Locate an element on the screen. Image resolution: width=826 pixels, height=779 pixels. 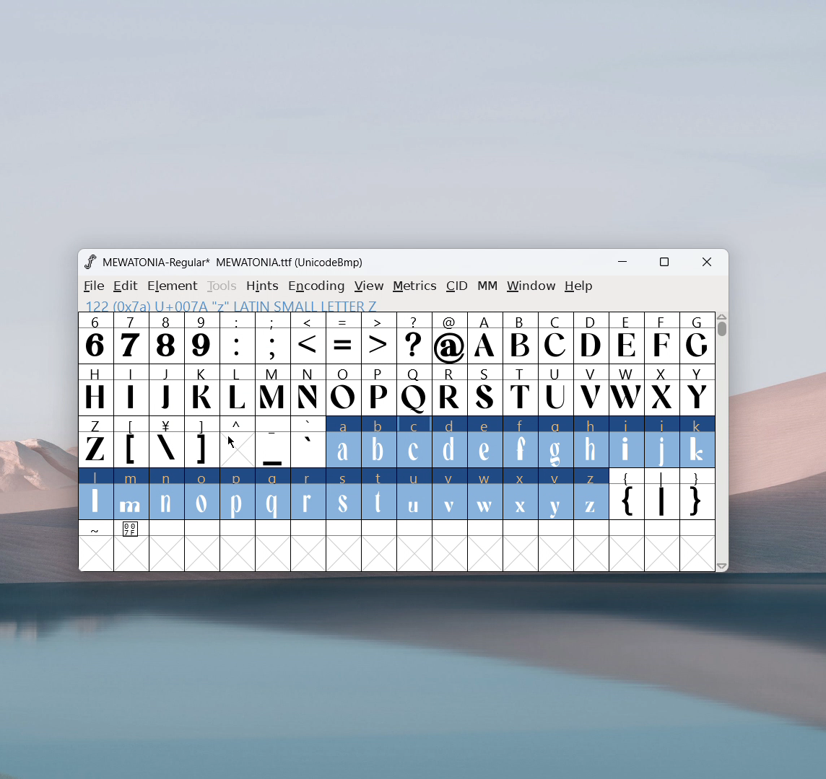
C is located at coordinates (555, 338).